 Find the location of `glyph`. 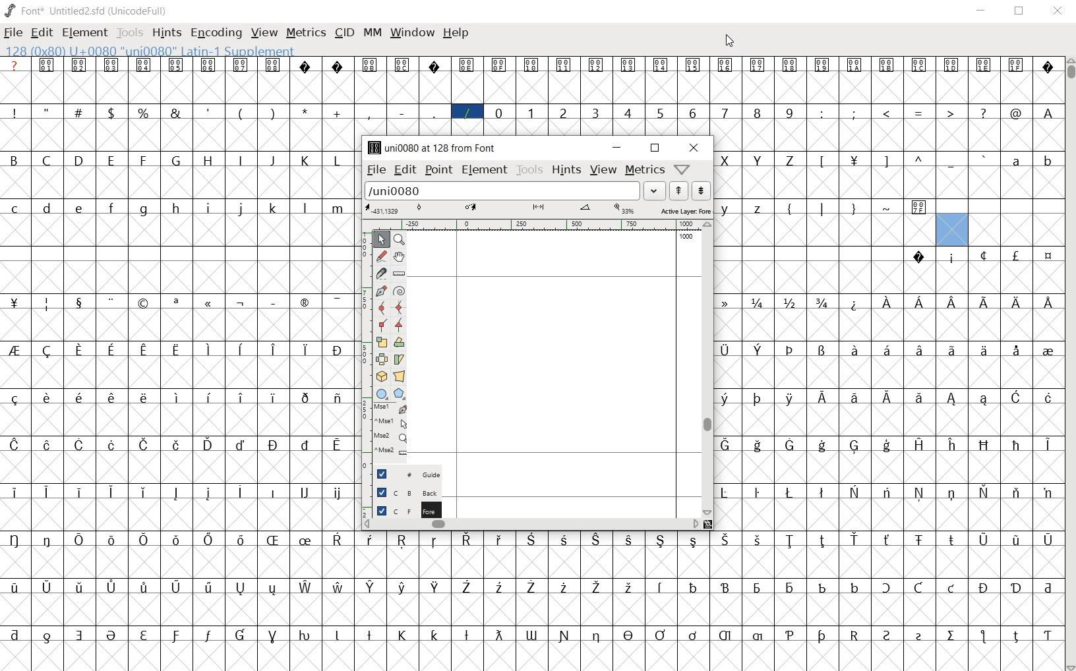

glyph is located at coordinates (952, 350).